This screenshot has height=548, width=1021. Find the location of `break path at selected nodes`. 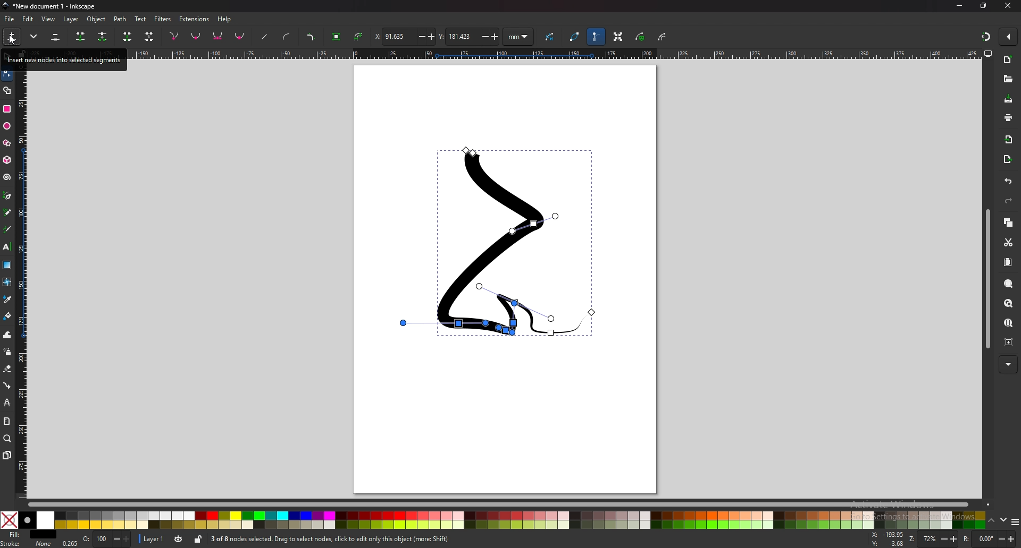

break path at selected nodes is located at coordinates (103, 36).